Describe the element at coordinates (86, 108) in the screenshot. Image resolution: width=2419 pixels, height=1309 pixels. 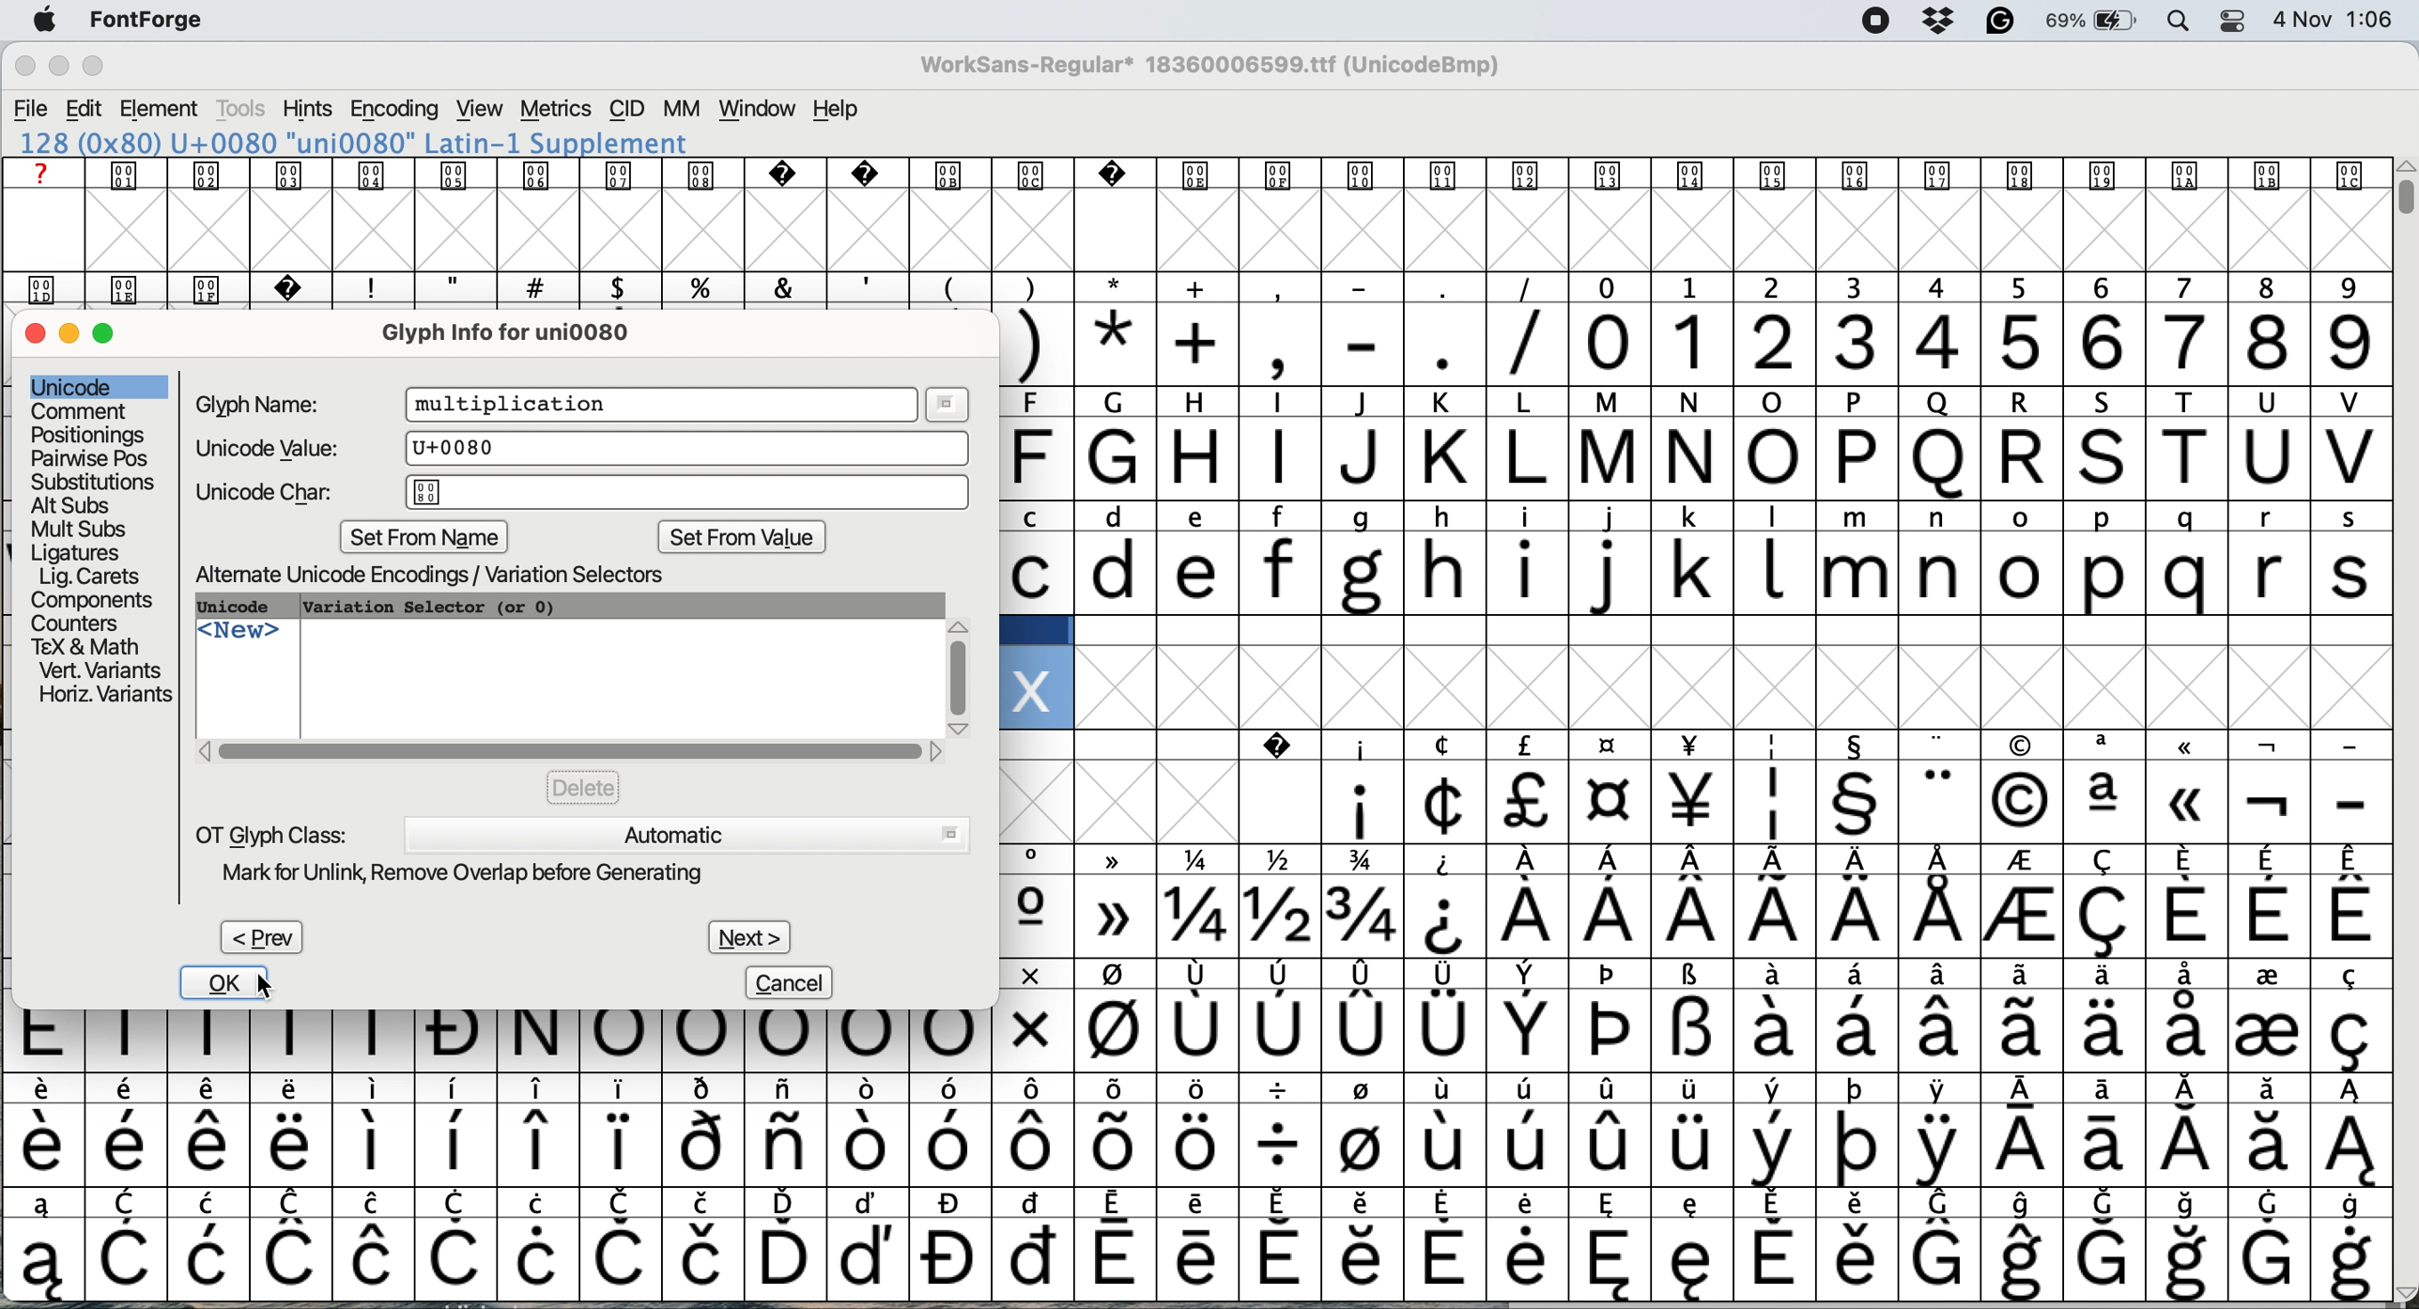
I see `edit` at that location.